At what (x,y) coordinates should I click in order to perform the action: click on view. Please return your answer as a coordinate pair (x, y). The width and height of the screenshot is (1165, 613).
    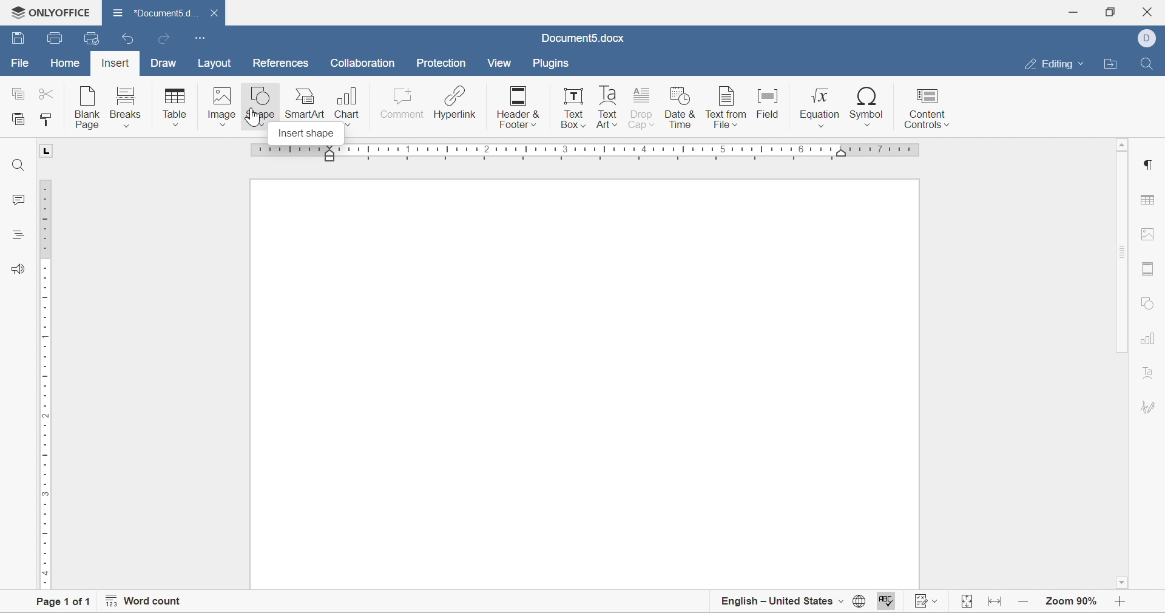
    Looking at the image, I should click on (499, 66).